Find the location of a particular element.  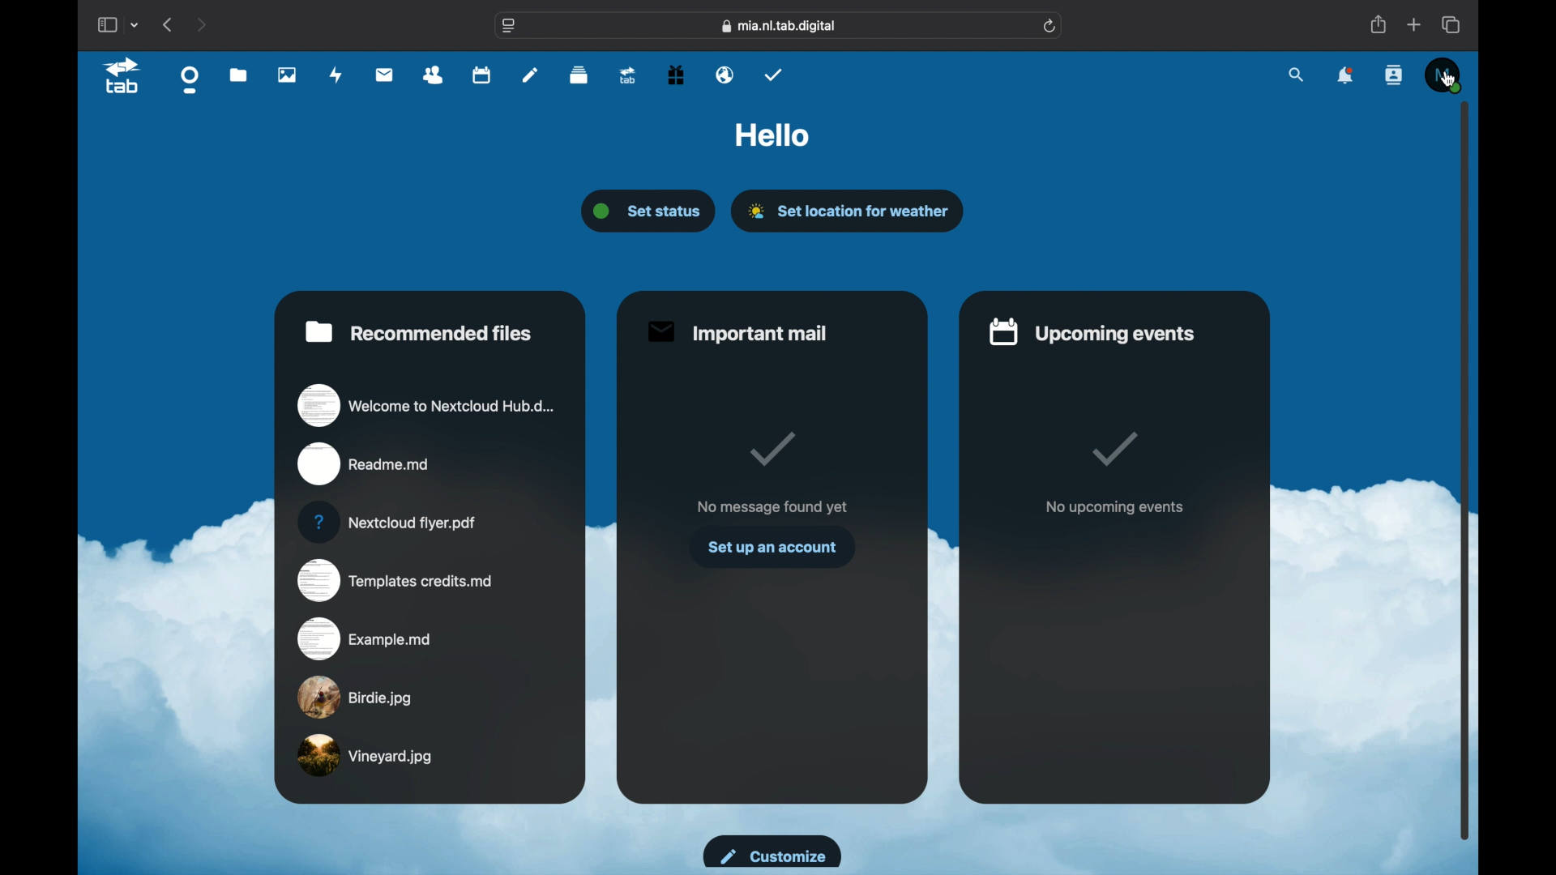

recommendation files is located at coordinates (419, 331).